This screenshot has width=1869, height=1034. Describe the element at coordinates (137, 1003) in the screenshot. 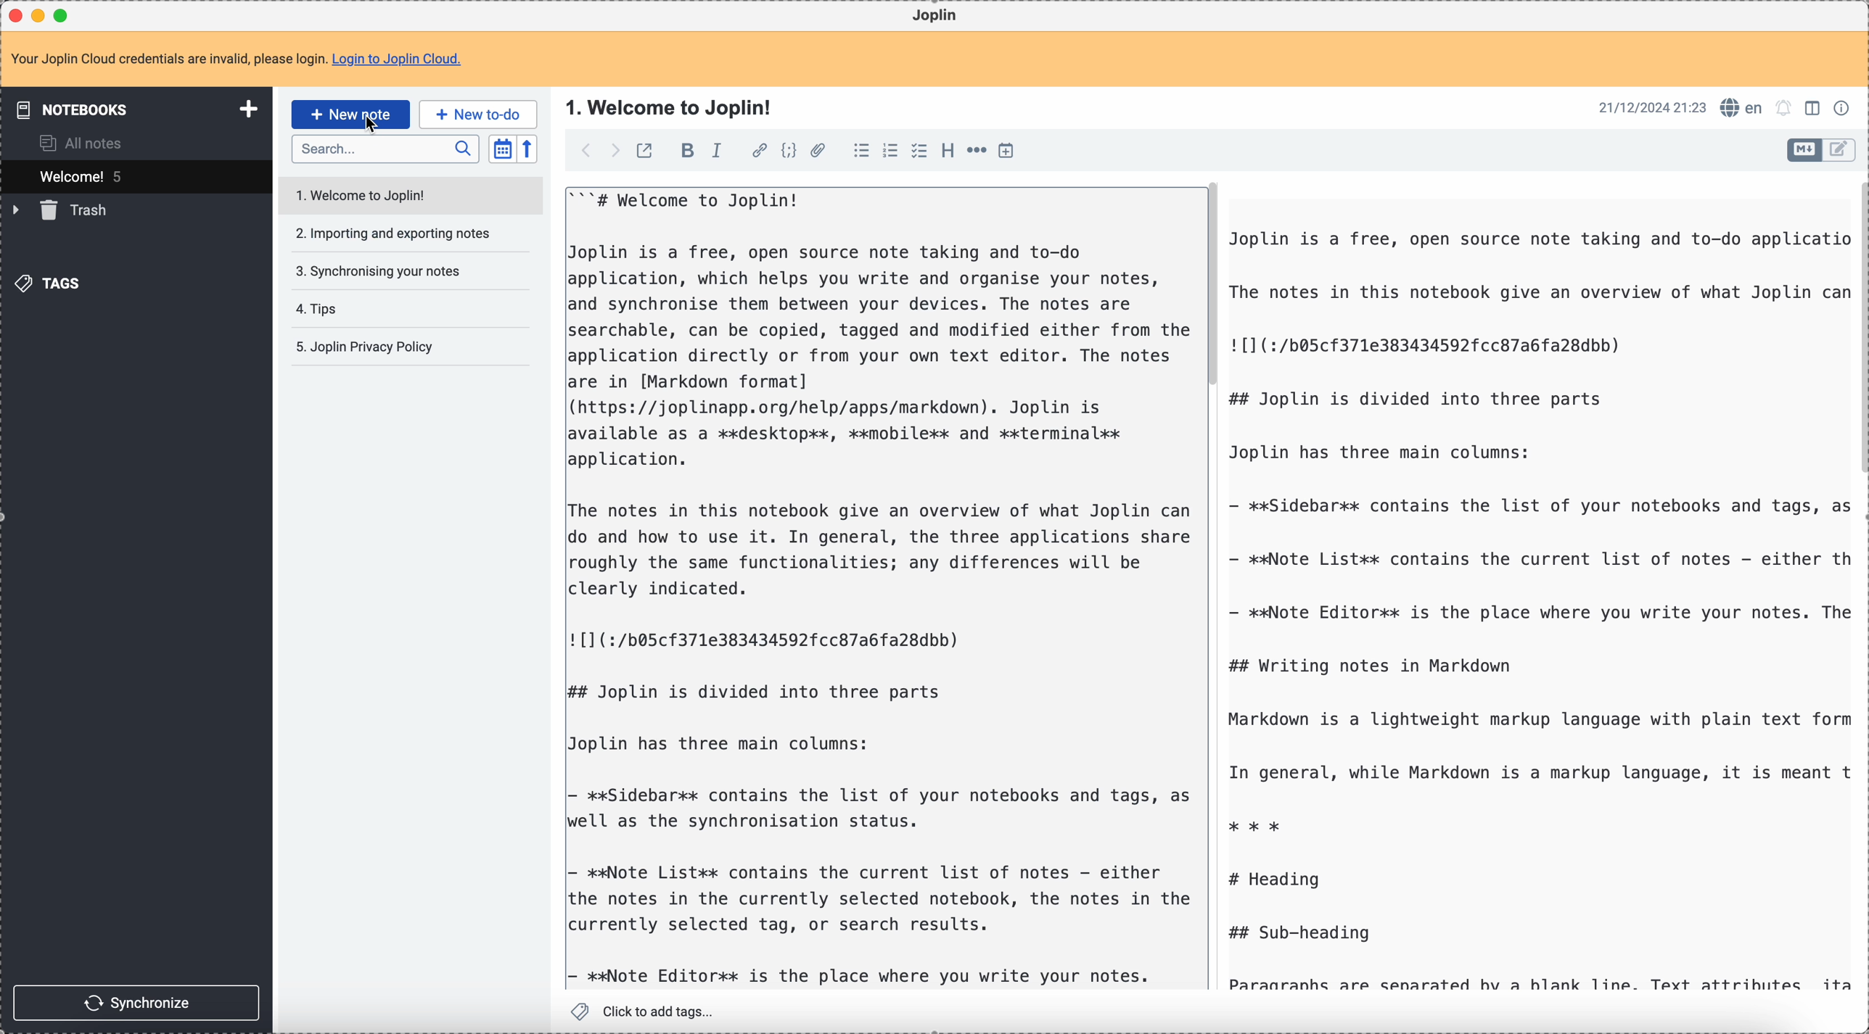

I see `synchronize` at that location.